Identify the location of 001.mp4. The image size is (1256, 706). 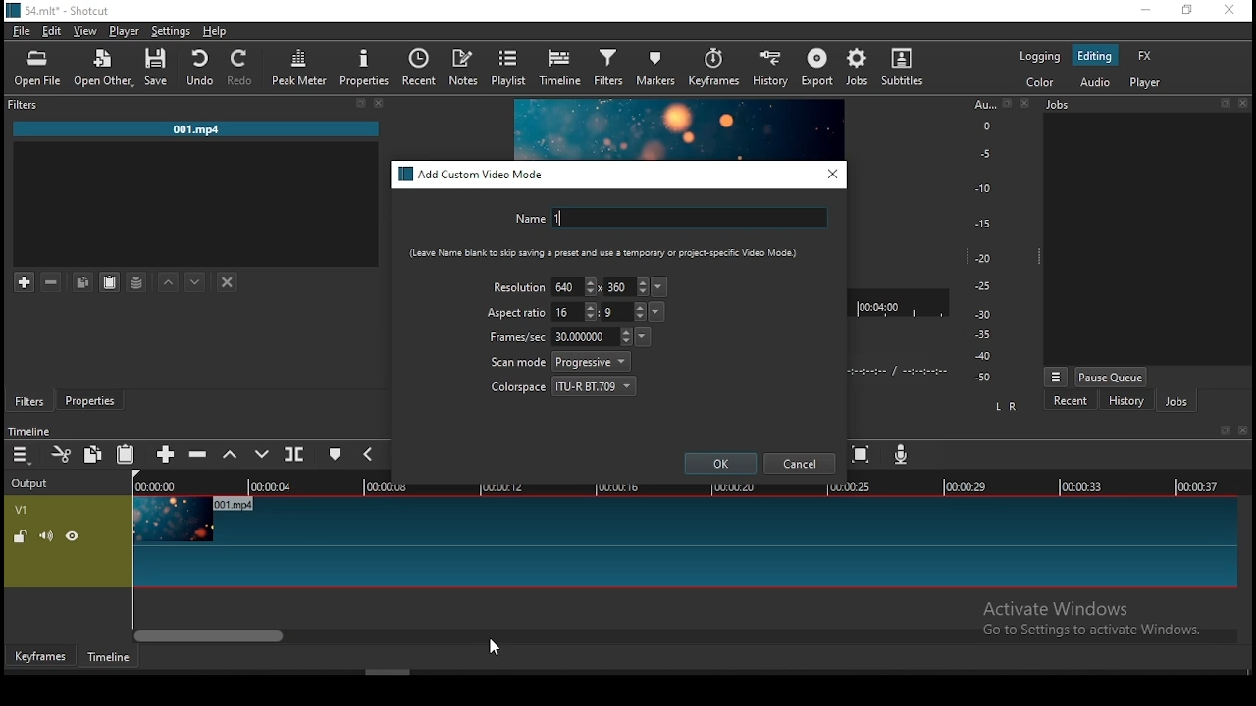
(196, 130).